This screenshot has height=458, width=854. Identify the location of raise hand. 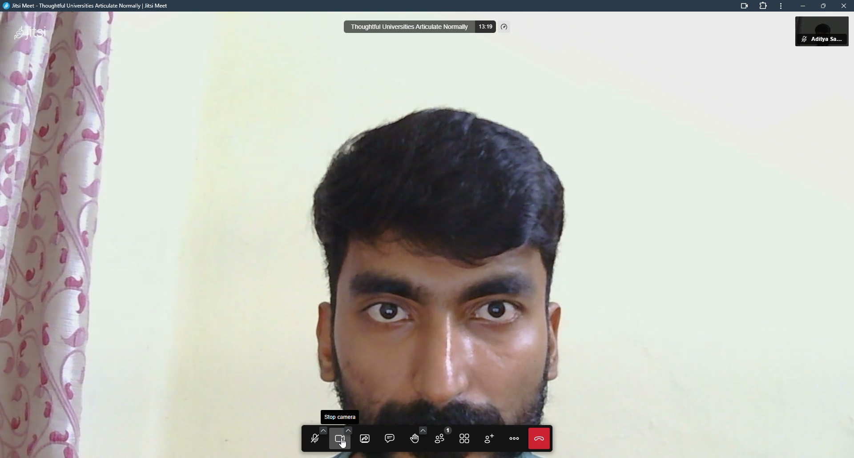
(417, 437).